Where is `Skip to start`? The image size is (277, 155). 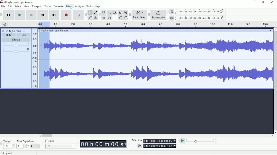 Skip to start is located at coordinates (43, 15).